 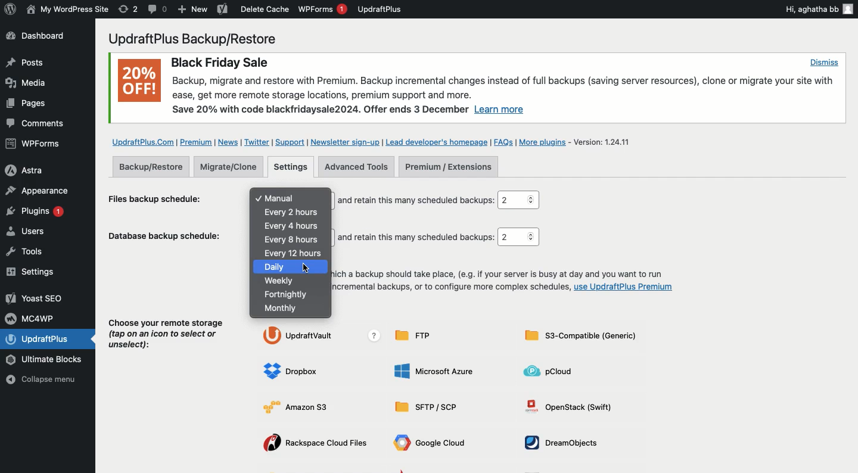 What do you see at coordinates (151, 166) in the screenshot?
I see `Backup restore` at bounding box center [151, 166].